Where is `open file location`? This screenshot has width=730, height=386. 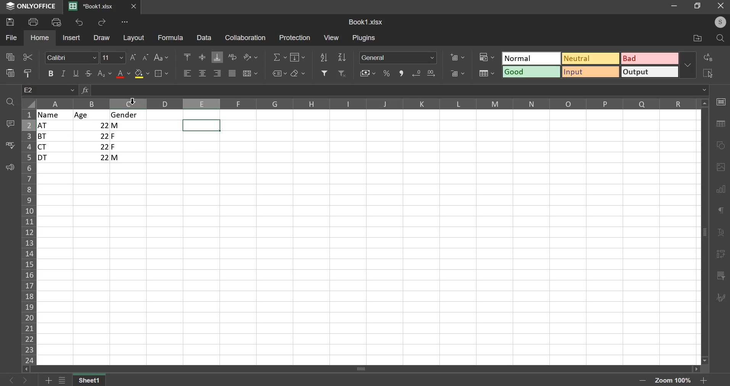 open file location is located at coordinates (699, 39).